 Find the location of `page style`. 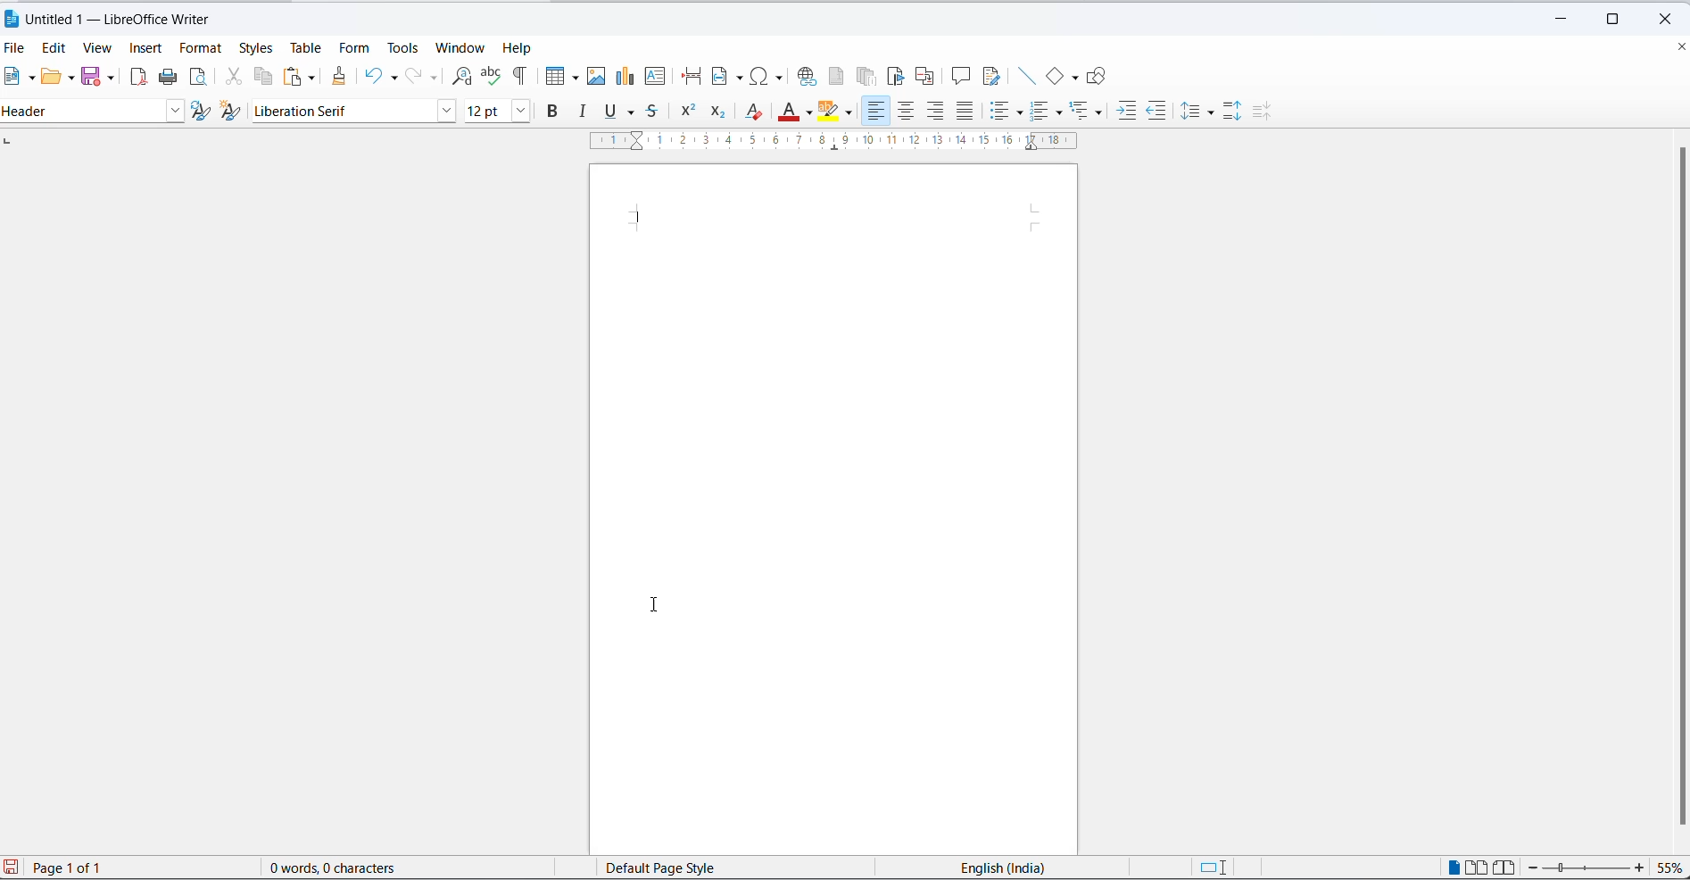

page style is located at coordinates (682, 867).